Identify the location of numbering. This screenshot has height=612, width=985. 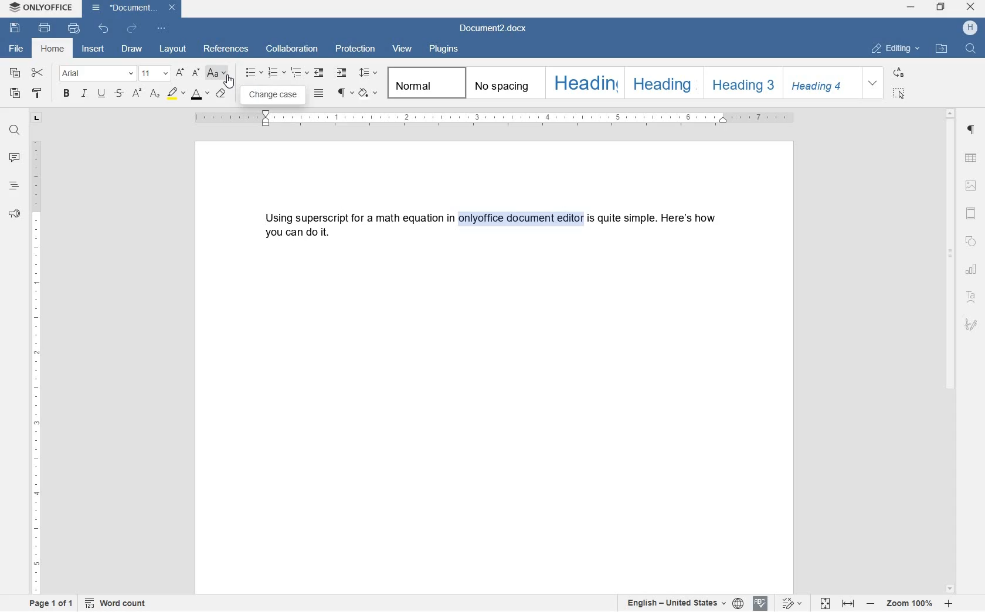
(276, 72).